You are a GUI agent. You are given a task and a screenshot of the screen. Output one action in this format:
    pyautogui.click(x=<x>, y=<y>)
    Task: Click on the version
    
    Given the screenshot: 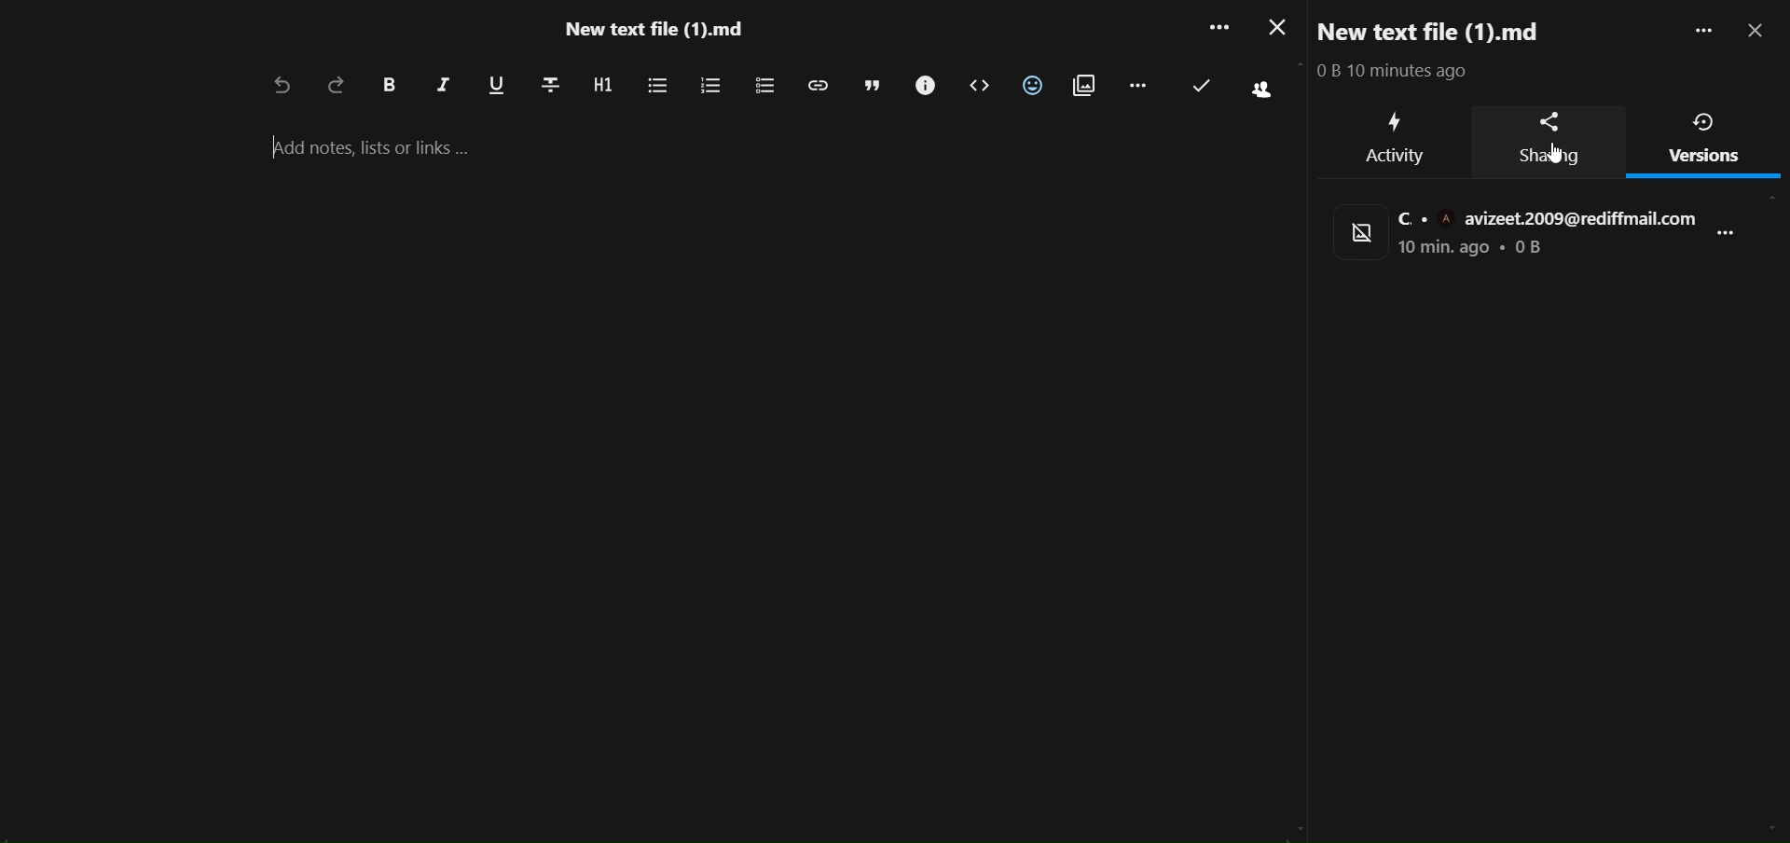 What is the action you would take?
    pyautogui.click(x=1706, y=123)
    